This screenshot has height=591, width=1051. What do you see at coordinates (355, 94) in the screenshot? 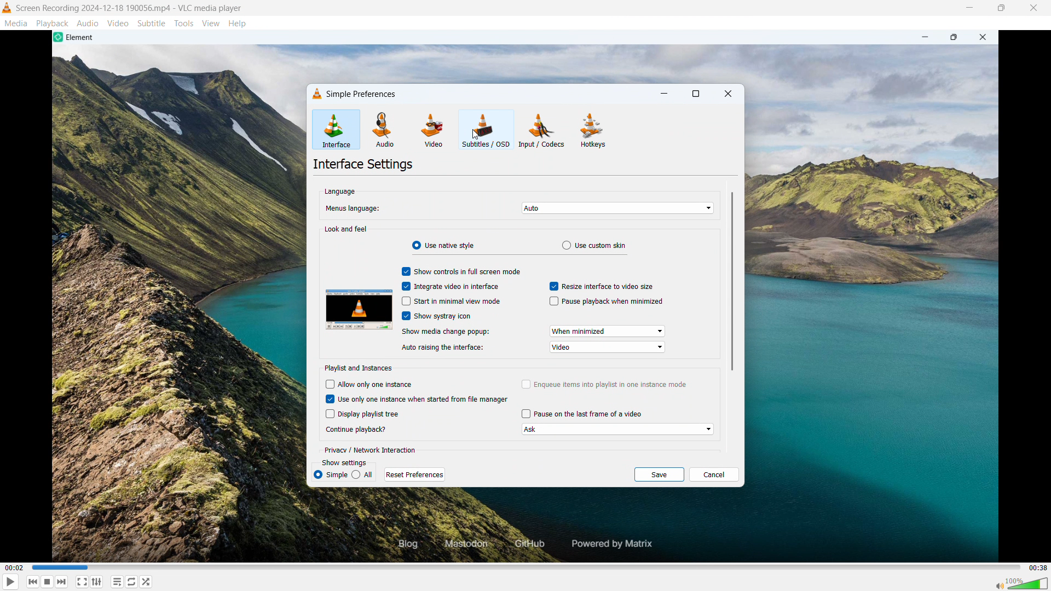
I see `Simple preferences ` at bounding box center [355, 94].